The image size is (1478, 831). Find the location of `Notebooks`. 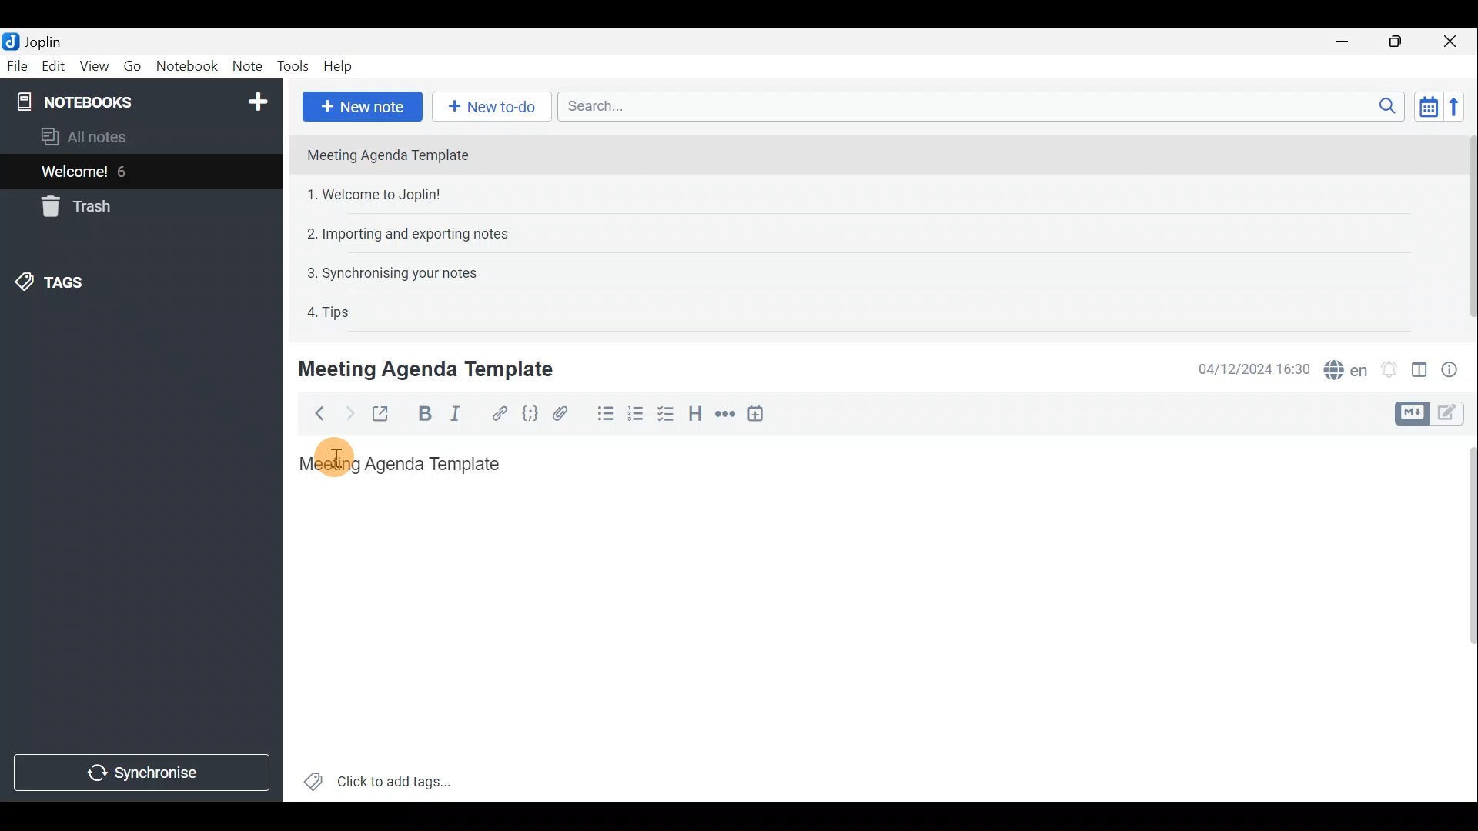

Notebooks is located at coordinates (144, 101).